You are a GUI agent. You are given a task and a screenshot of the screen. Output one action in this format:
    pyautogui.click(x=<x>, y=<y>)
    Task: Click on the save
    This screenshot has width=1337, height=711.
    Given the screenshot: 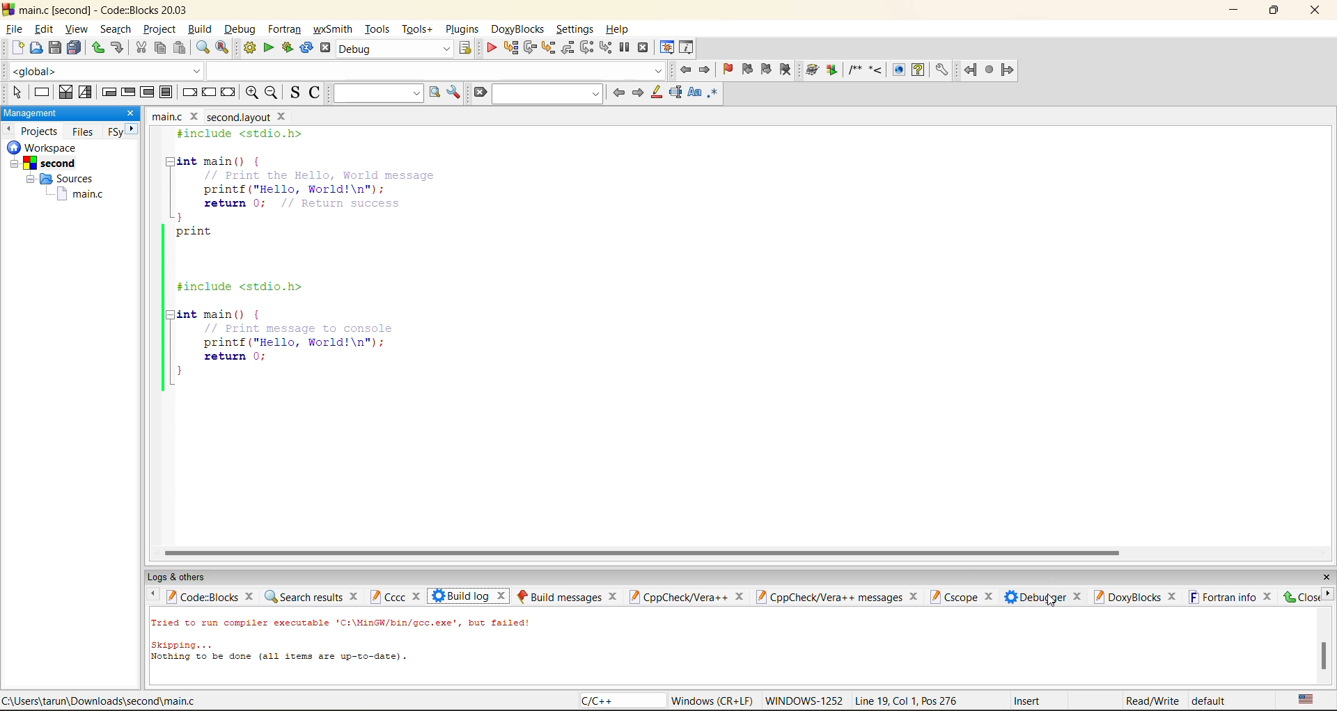 What is the action you would take?
    pyautogui.click(x=52, y=47)
    